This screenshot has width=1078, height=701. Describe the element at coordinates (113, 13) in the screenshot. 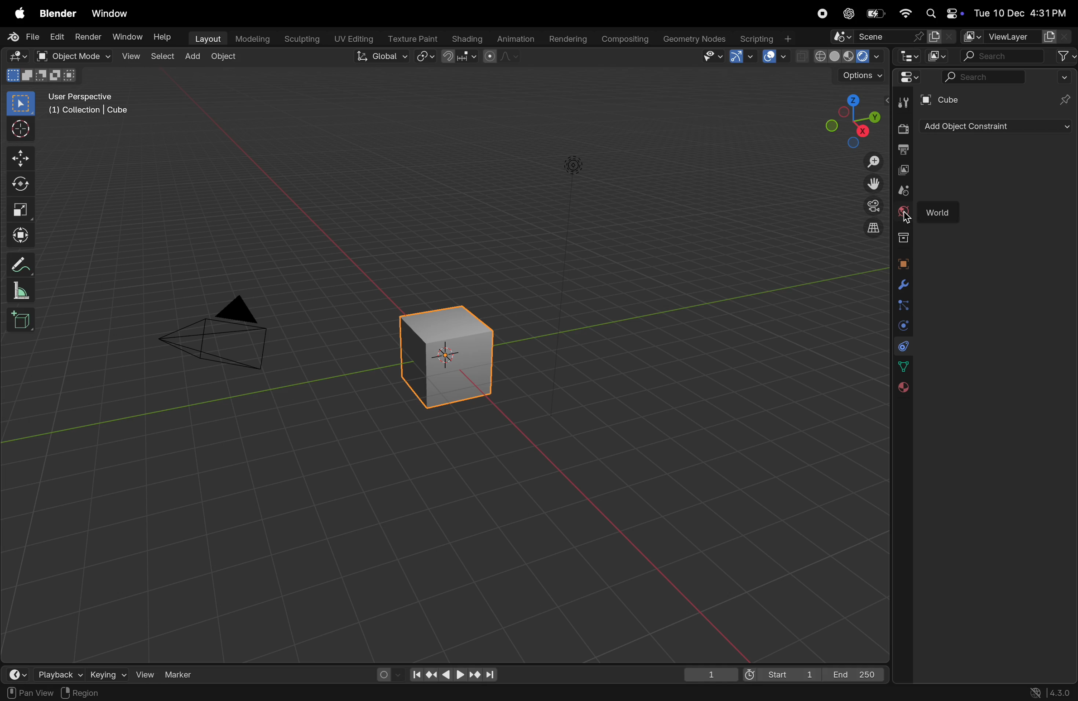

I see `Window` at that location.